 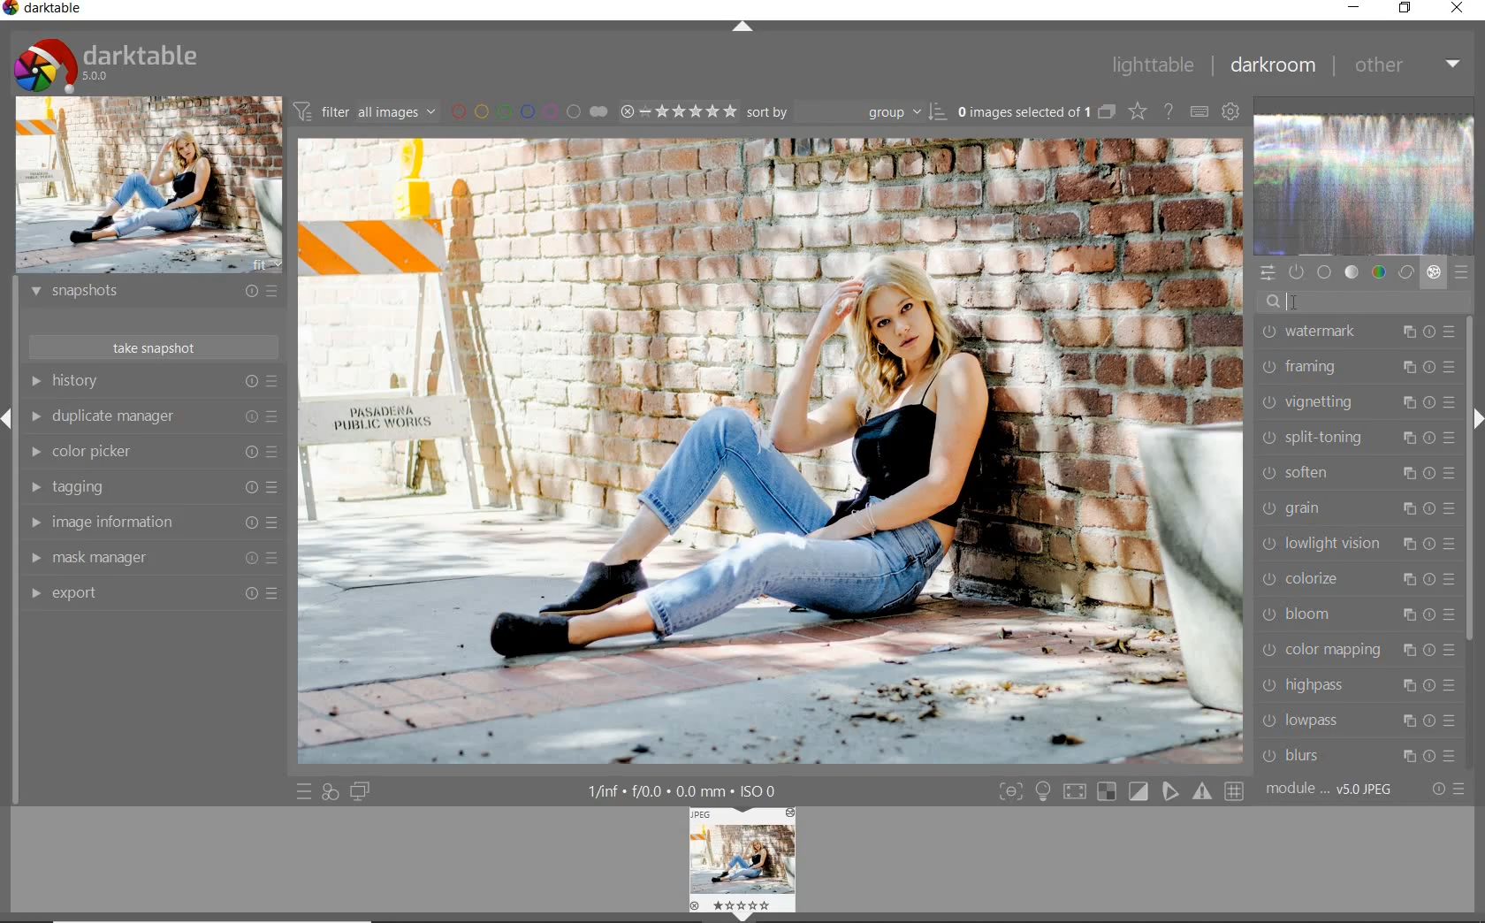 I want to click on enable online help, so click(x=1169, y=112).